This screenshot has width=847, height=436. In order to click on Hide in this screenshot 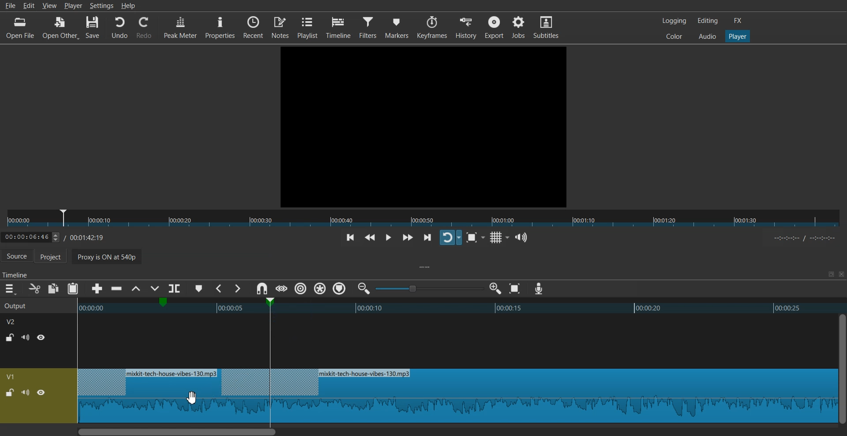, I will do `click(41, 392)`.